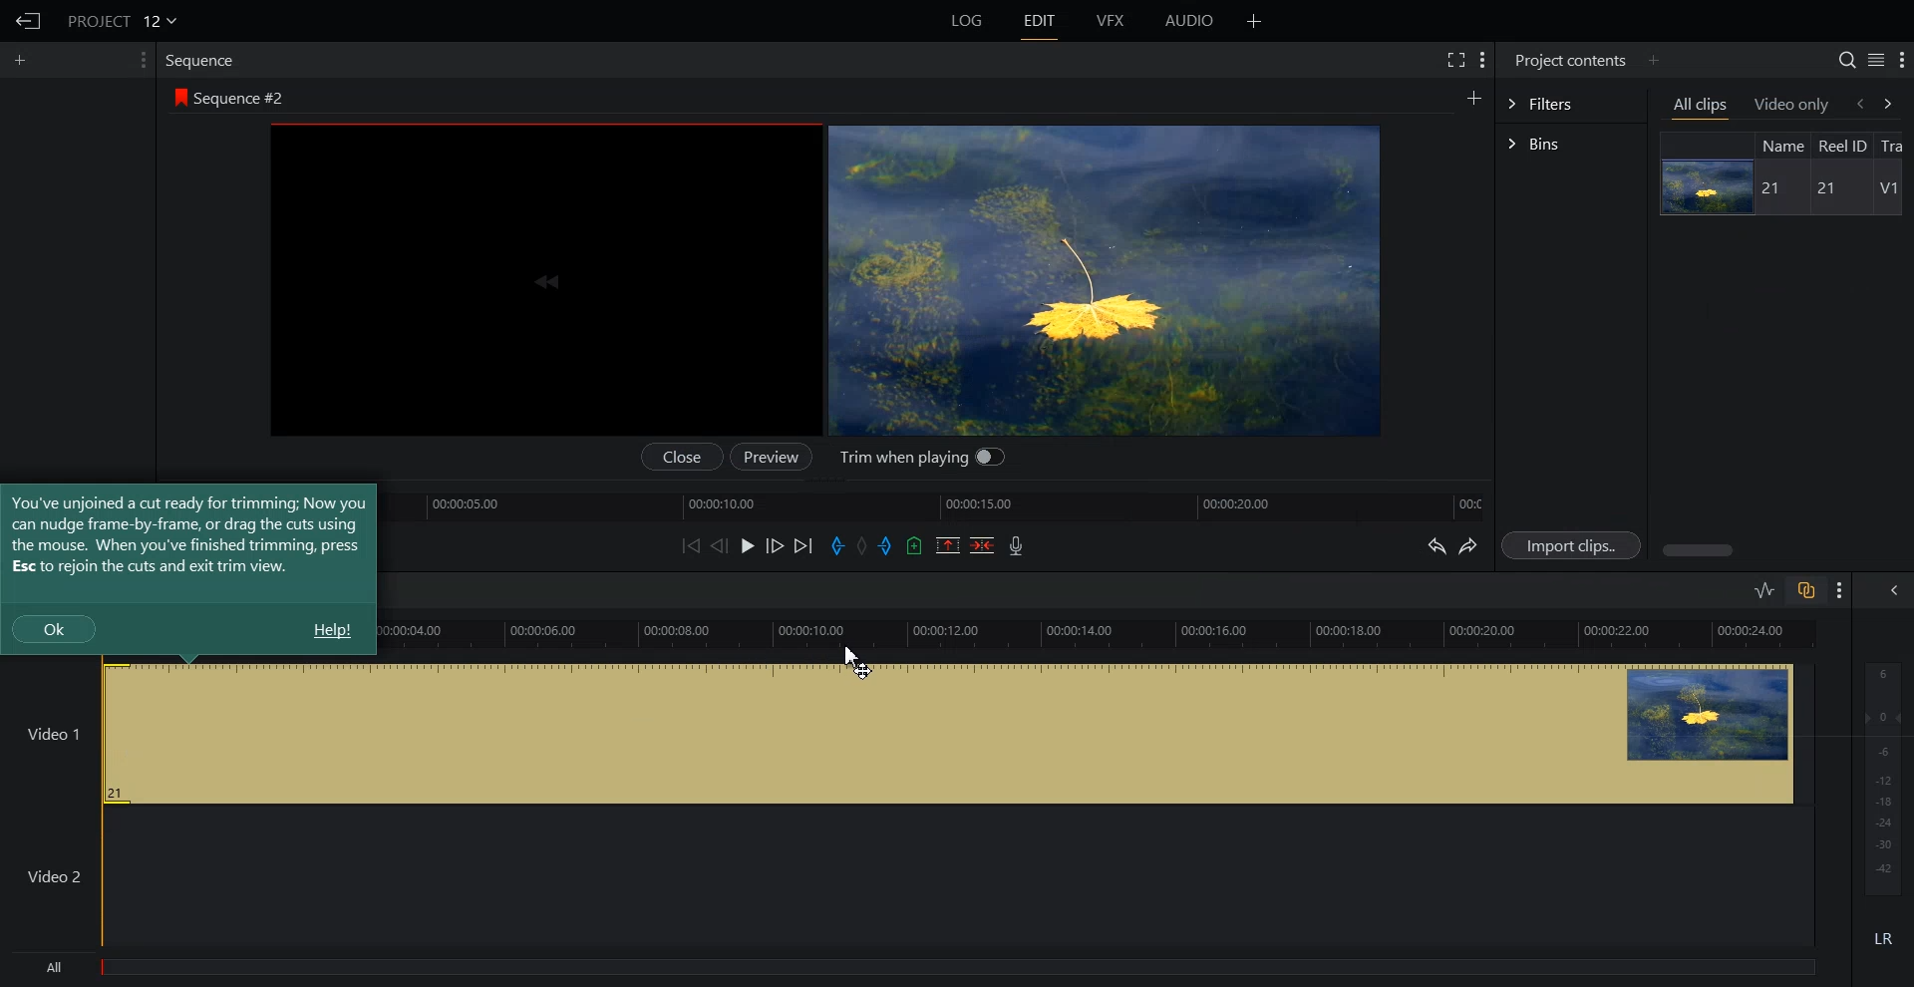 This screenshot has height=987, width=1914. I want to click on Preview Window, so click(1103, 279).